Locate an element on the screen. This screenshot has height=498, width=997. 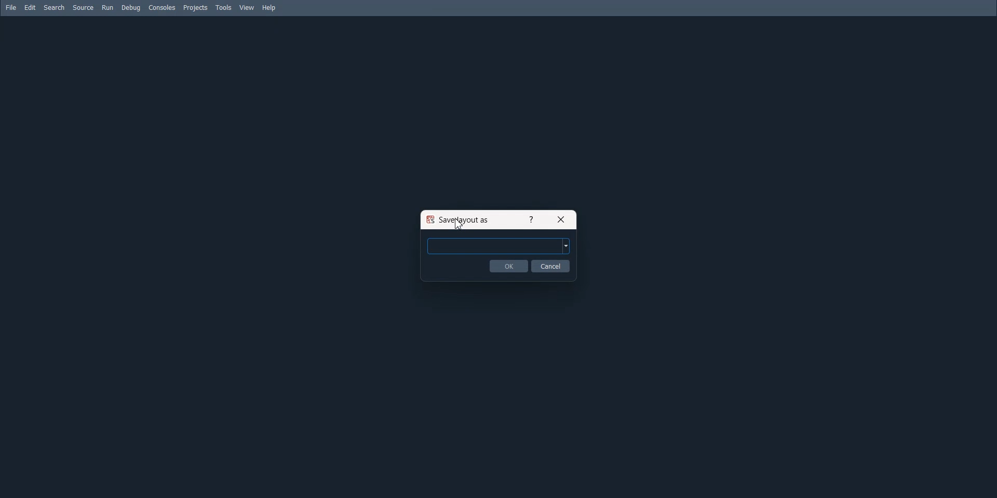
Search is located at coordinates (53, 7).